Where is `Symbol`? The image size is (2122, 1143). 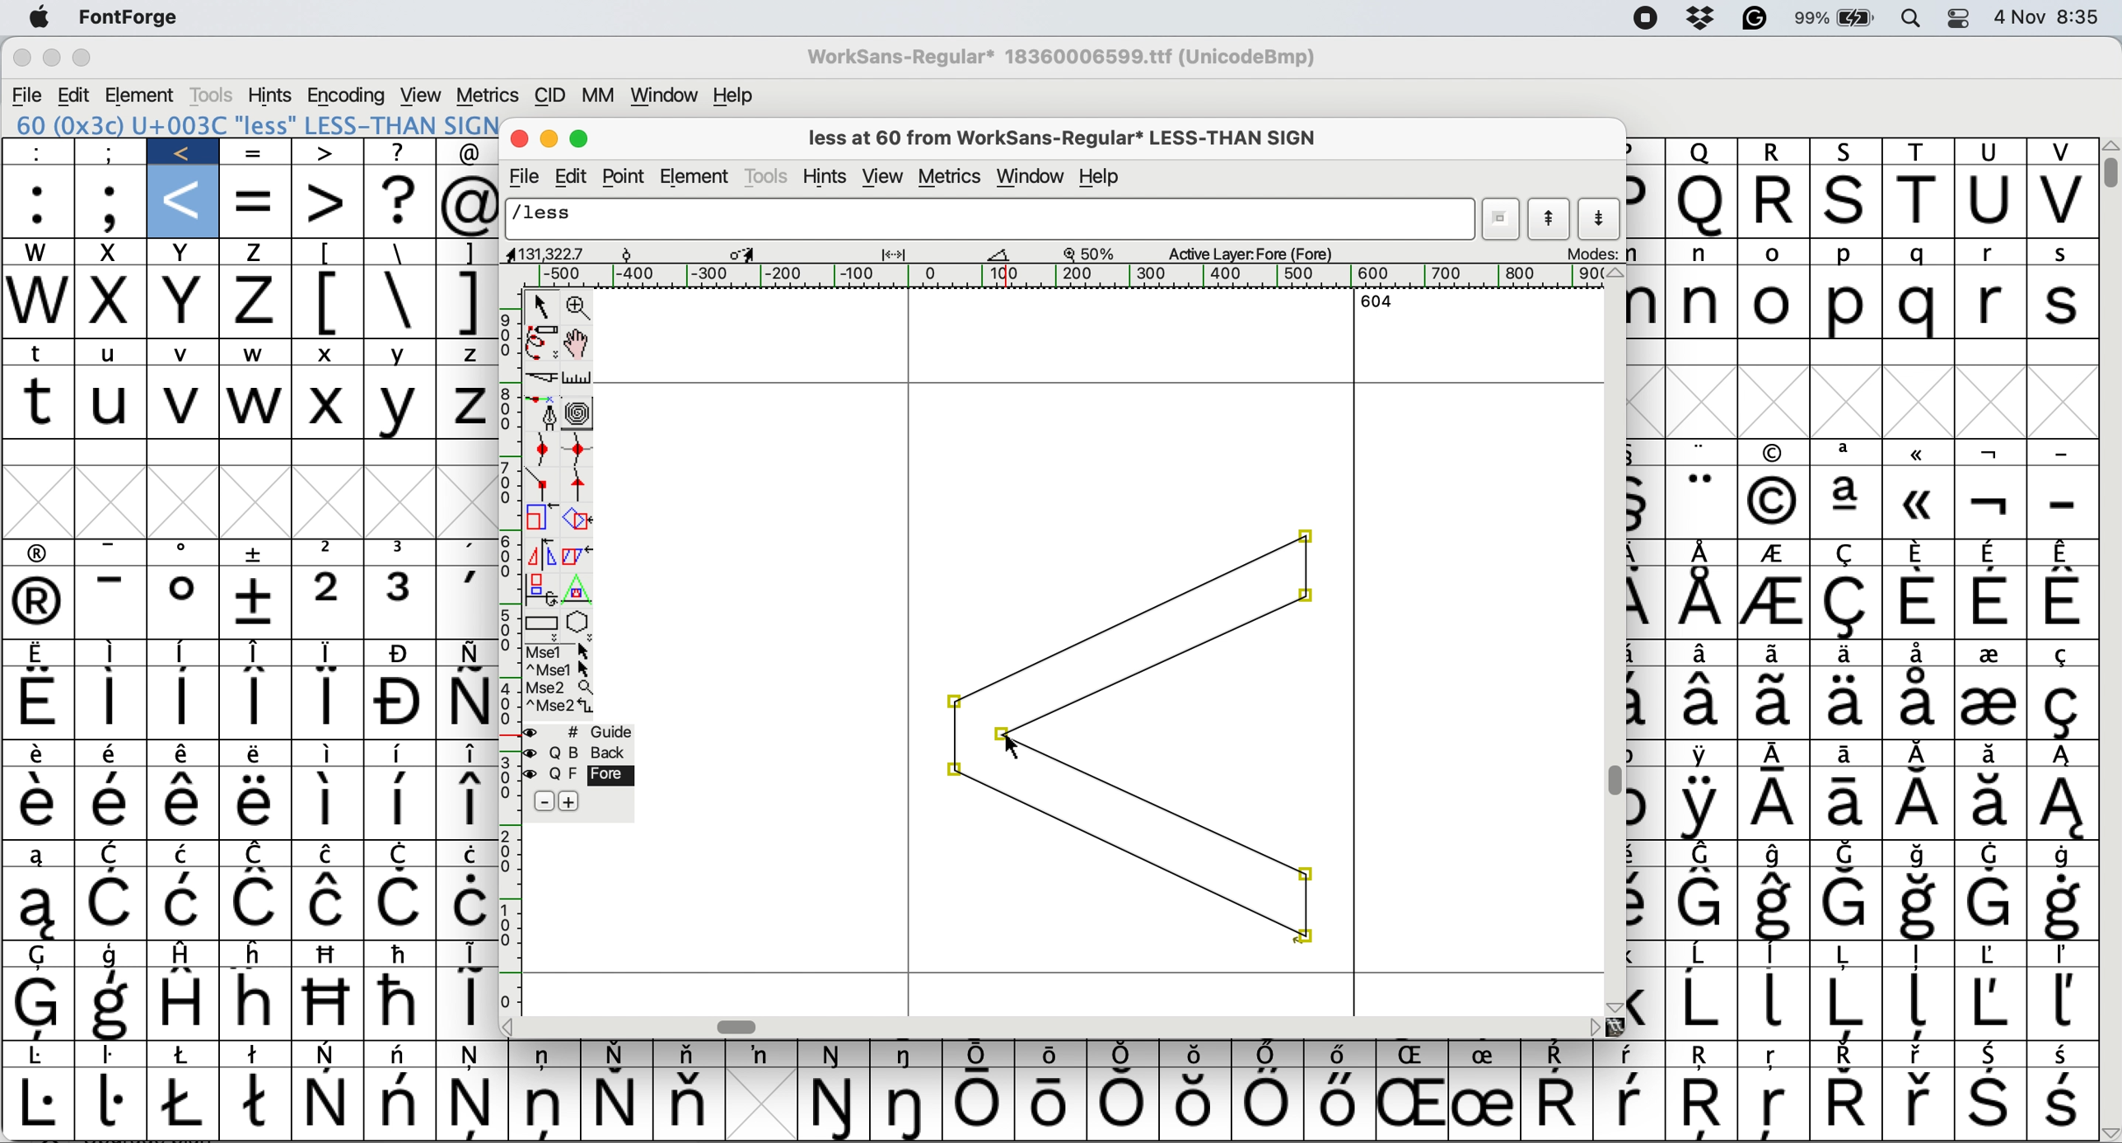 Symbol is located at coordinates (332, 952).